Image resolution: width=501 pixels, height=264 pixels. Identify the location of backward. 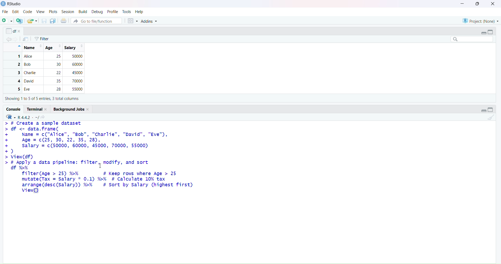
(6, 39).